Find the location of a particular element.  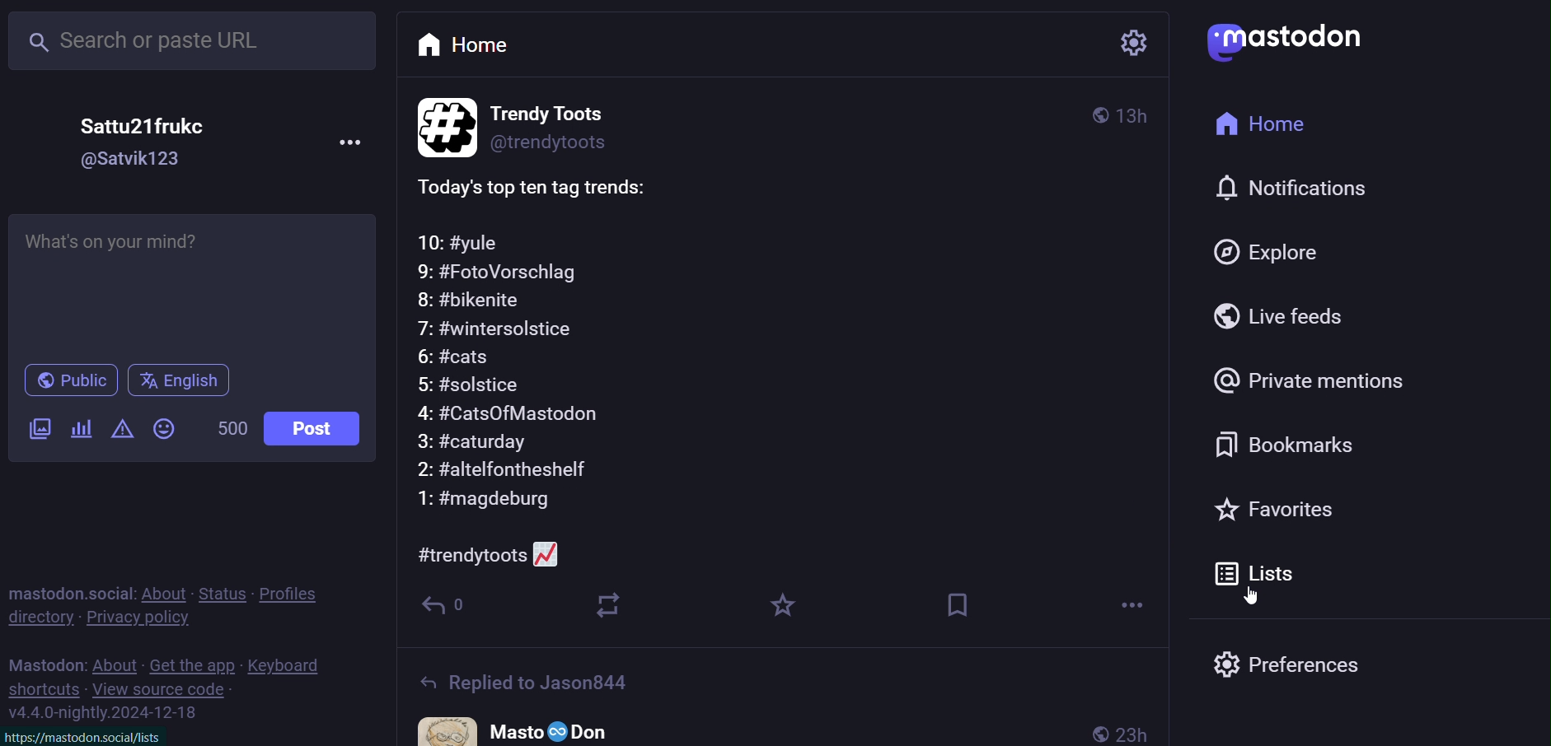

keyboard is located at coordinates (291, 665).